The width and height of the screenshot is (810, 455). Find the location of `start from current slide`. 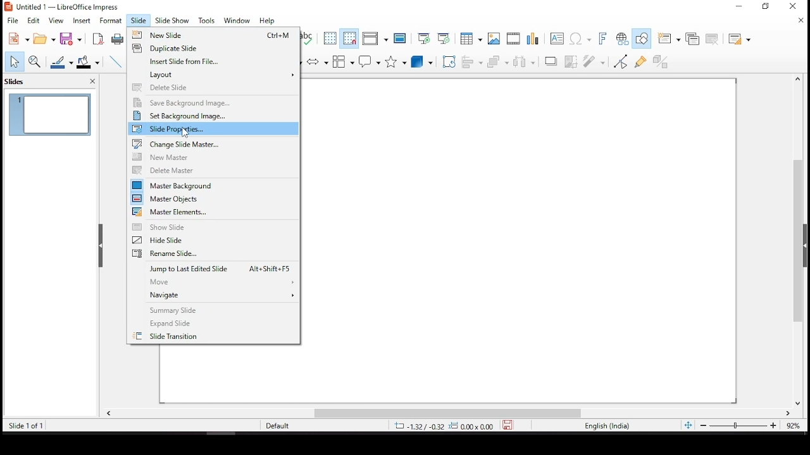

start from current slide is located at coordinates (443, 38).